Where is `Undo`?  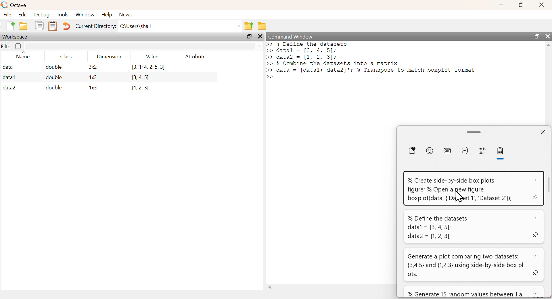
Undo is located at coordinates (67, 26).